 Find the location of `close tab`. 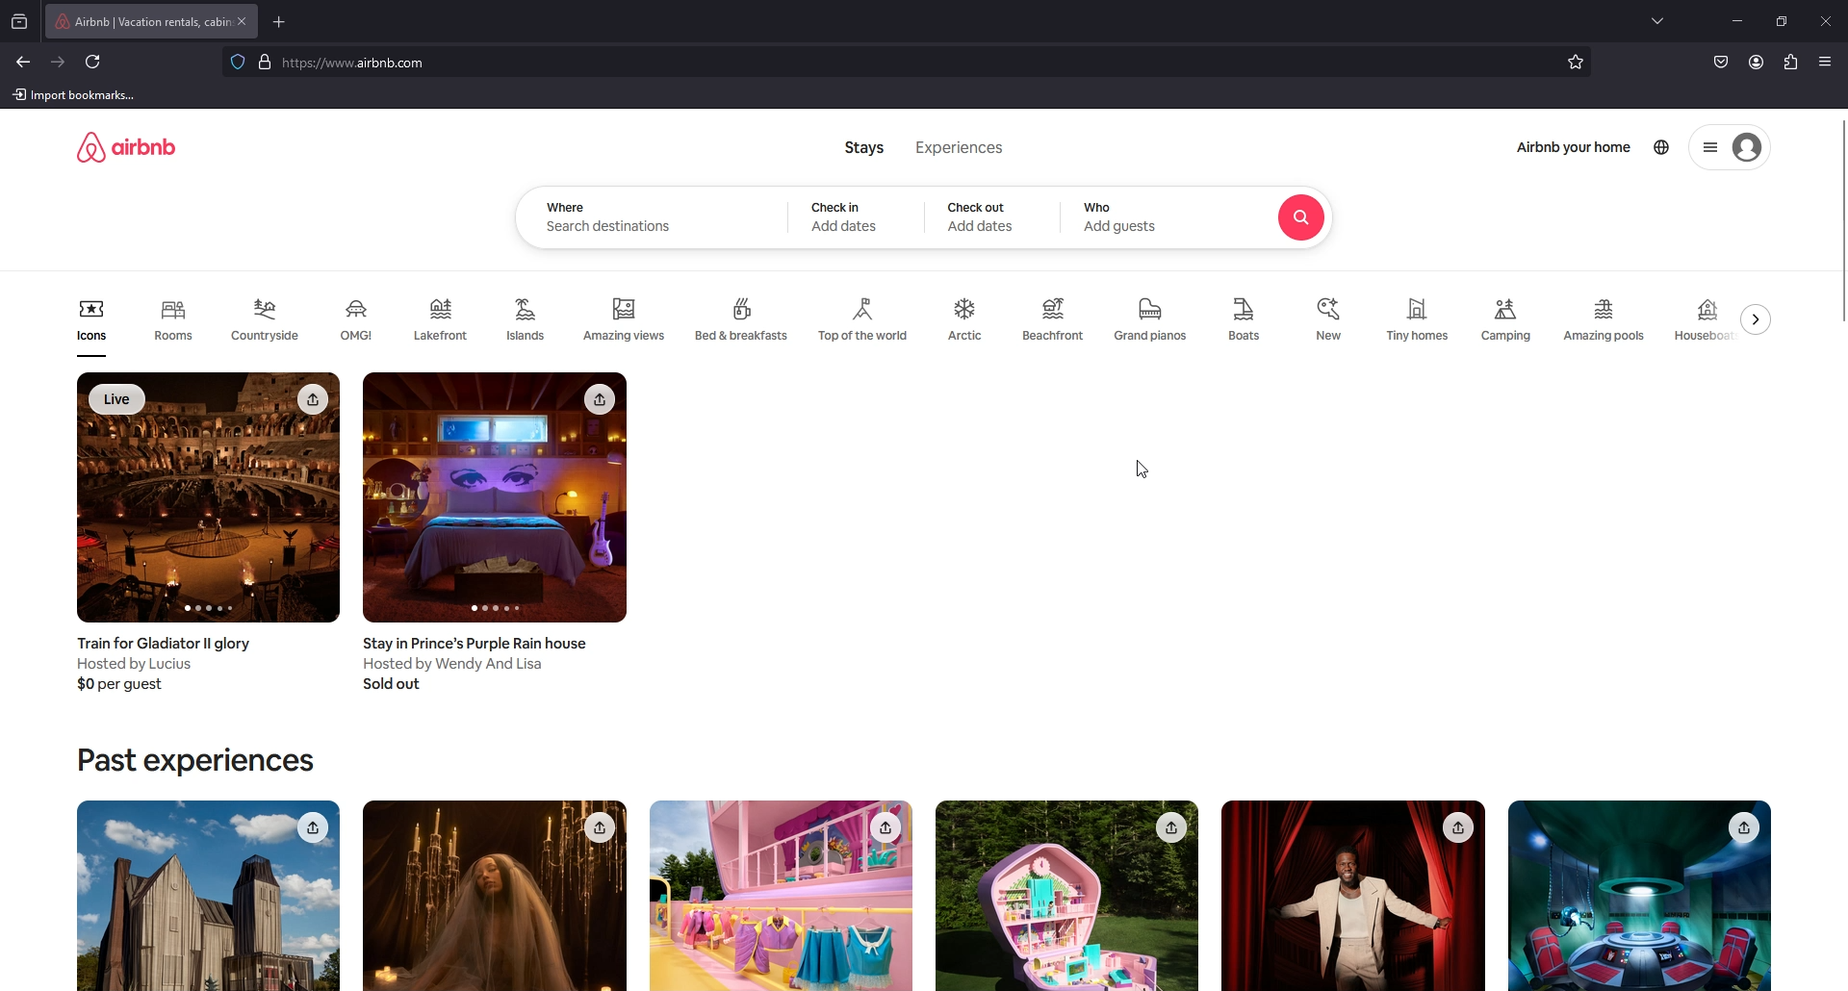

close tab is located at coordinates (243, 21).